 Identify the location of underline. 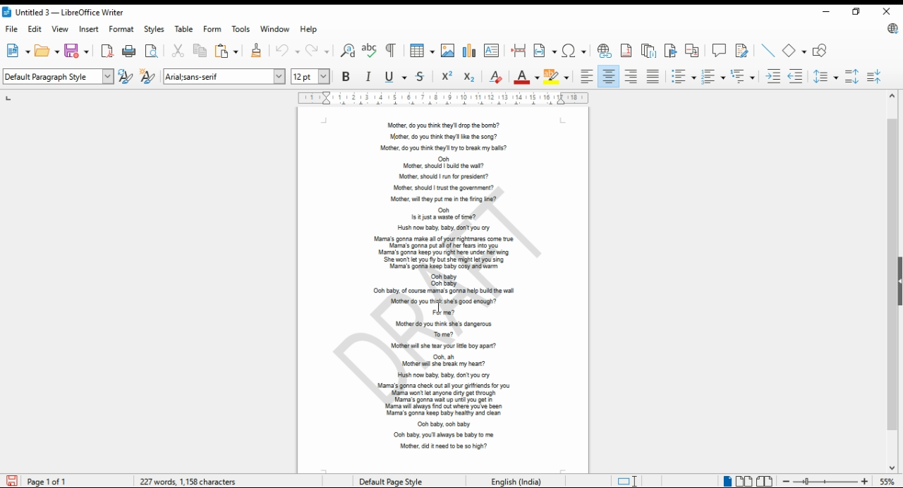
(394, 76).